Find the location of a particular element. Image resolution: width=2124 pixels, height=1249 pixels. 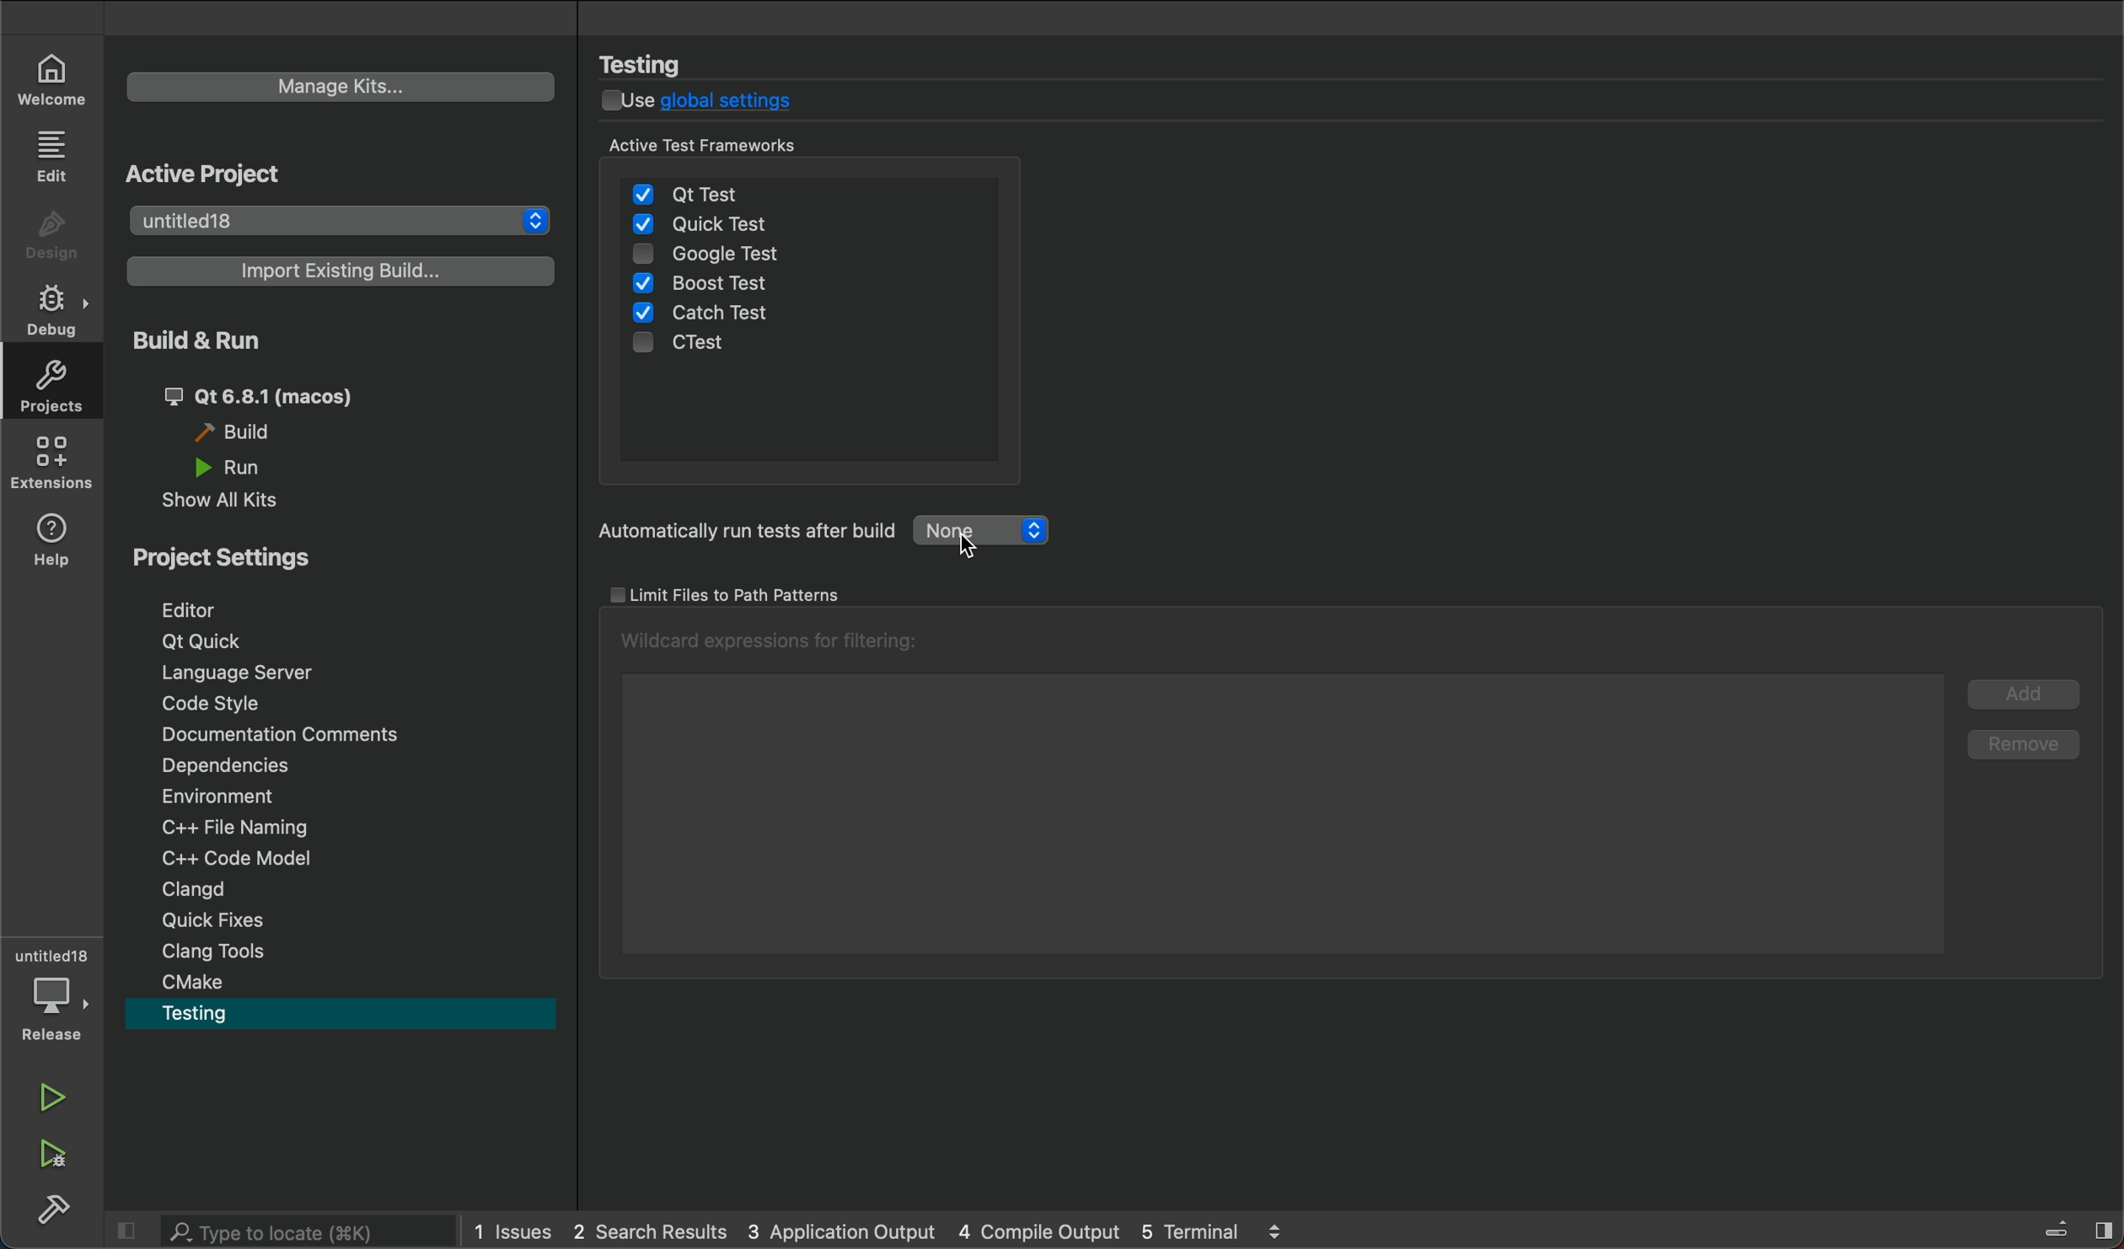

active test is located at coordinates (813, 147).